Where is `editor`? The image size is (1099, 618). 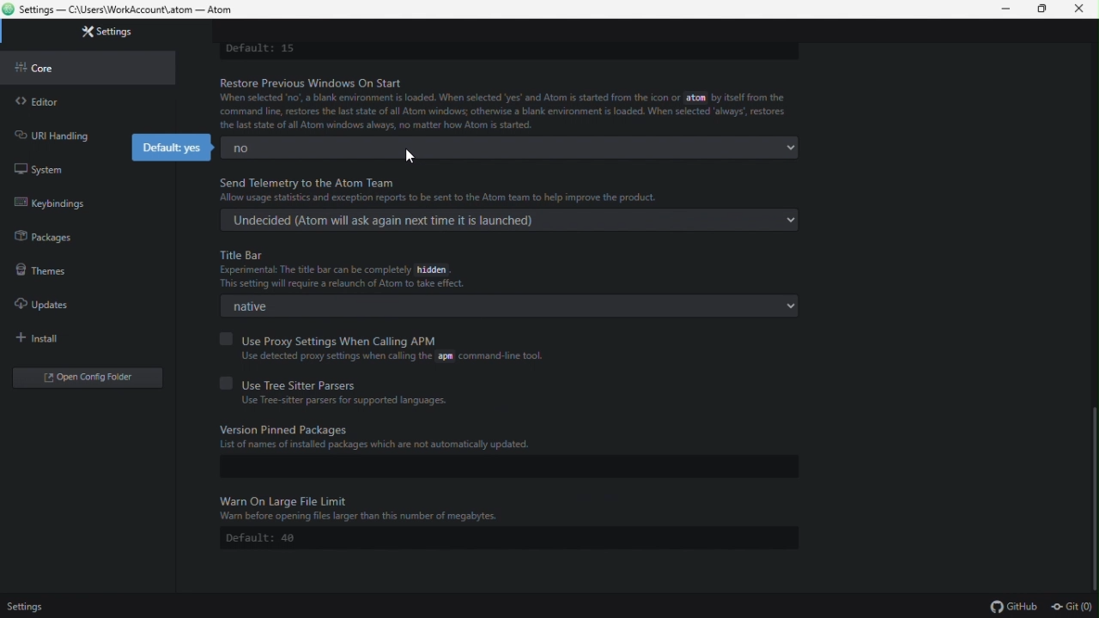
editor is located at coordinates (82, 101).